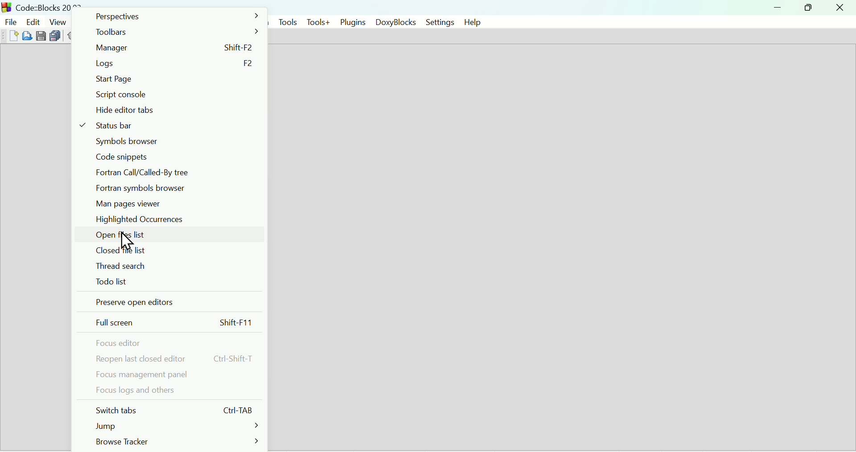  Describe the element at coordinates (174, 235) in the screenshot. I see `Open file list` at that location.